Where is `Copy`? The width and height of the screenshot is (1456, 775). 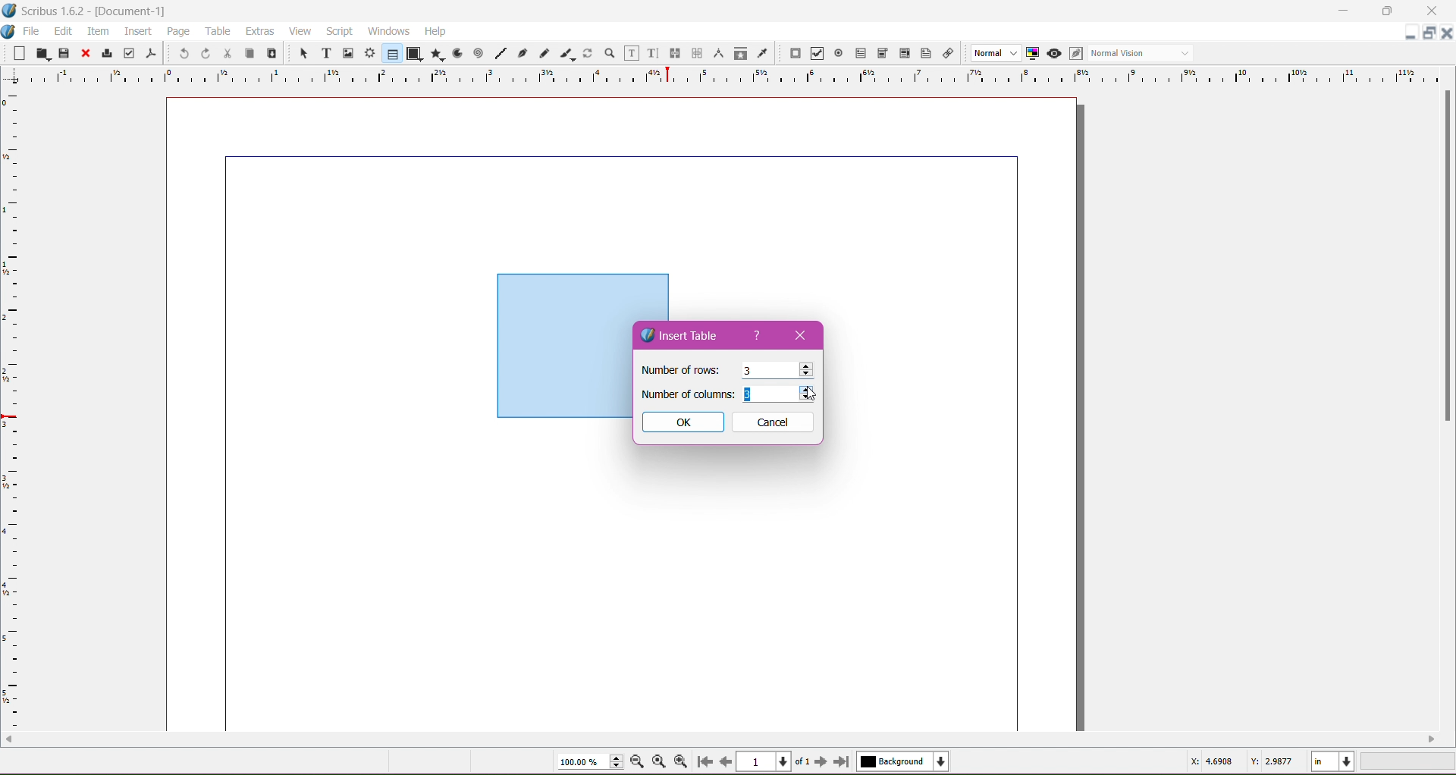
Copy is located at coordinates (247, 52).